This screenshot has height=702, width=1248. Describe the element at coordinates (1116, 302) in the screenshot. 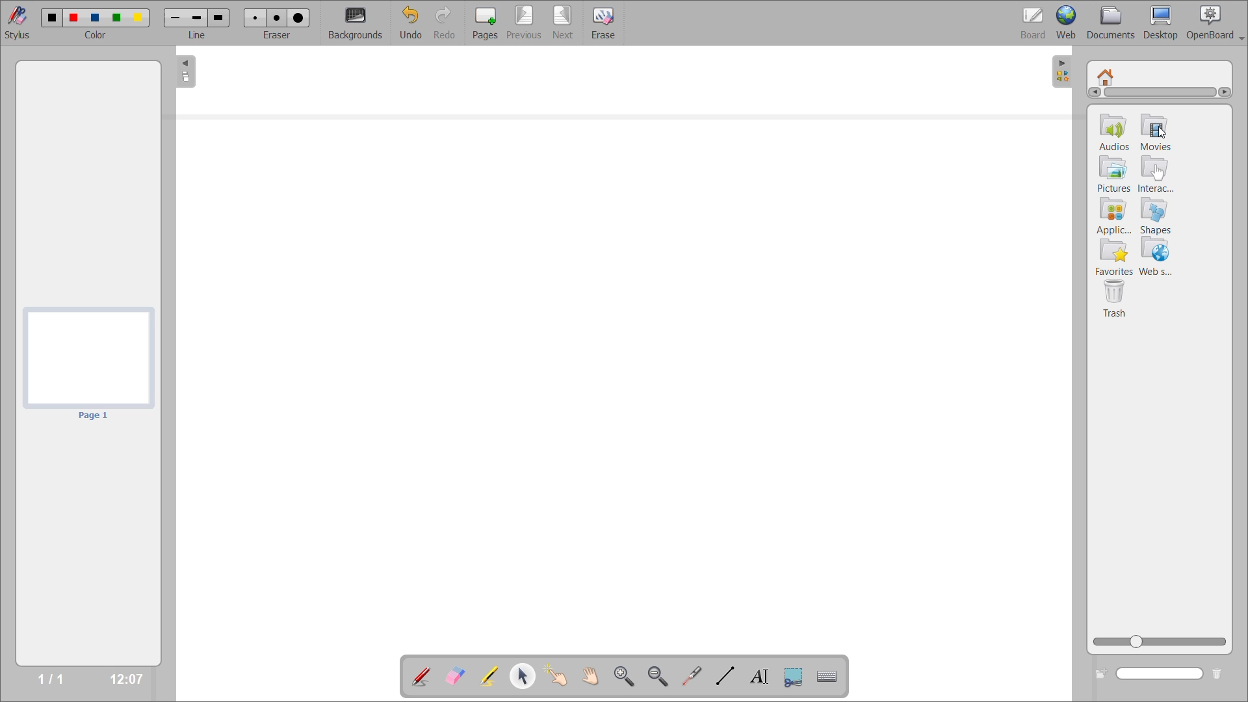

I see `trash` at that location.